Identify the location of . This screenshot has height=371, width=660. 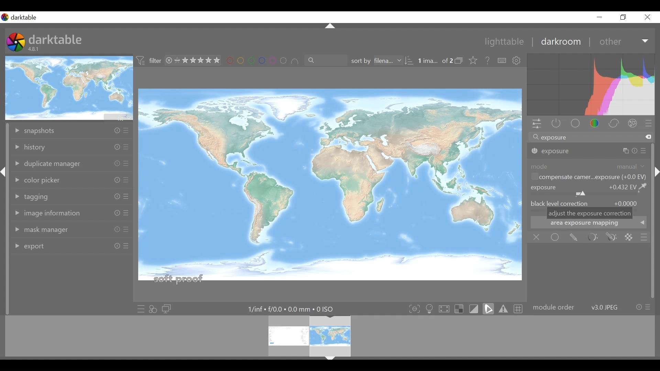
(126, 248).